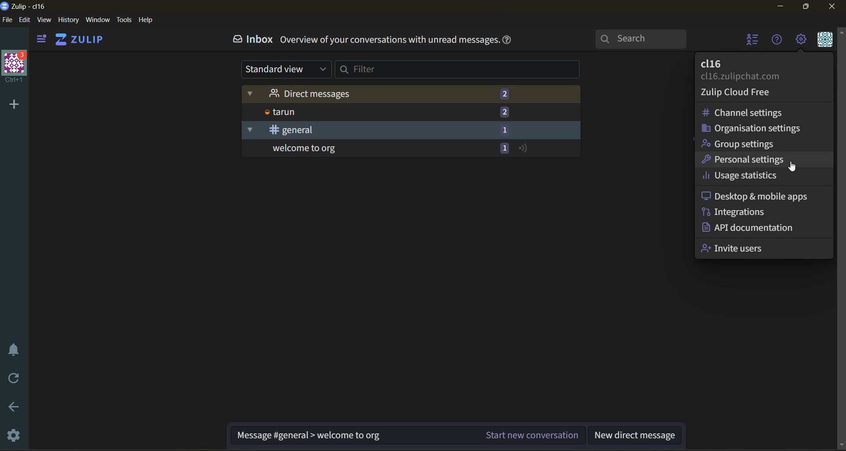 Image resolution: width=846 pixels, height=451 pixels. What do you see at coordinates (794, 166) in the screenshot?
I see `cursor` at bounding box center [794, 166].